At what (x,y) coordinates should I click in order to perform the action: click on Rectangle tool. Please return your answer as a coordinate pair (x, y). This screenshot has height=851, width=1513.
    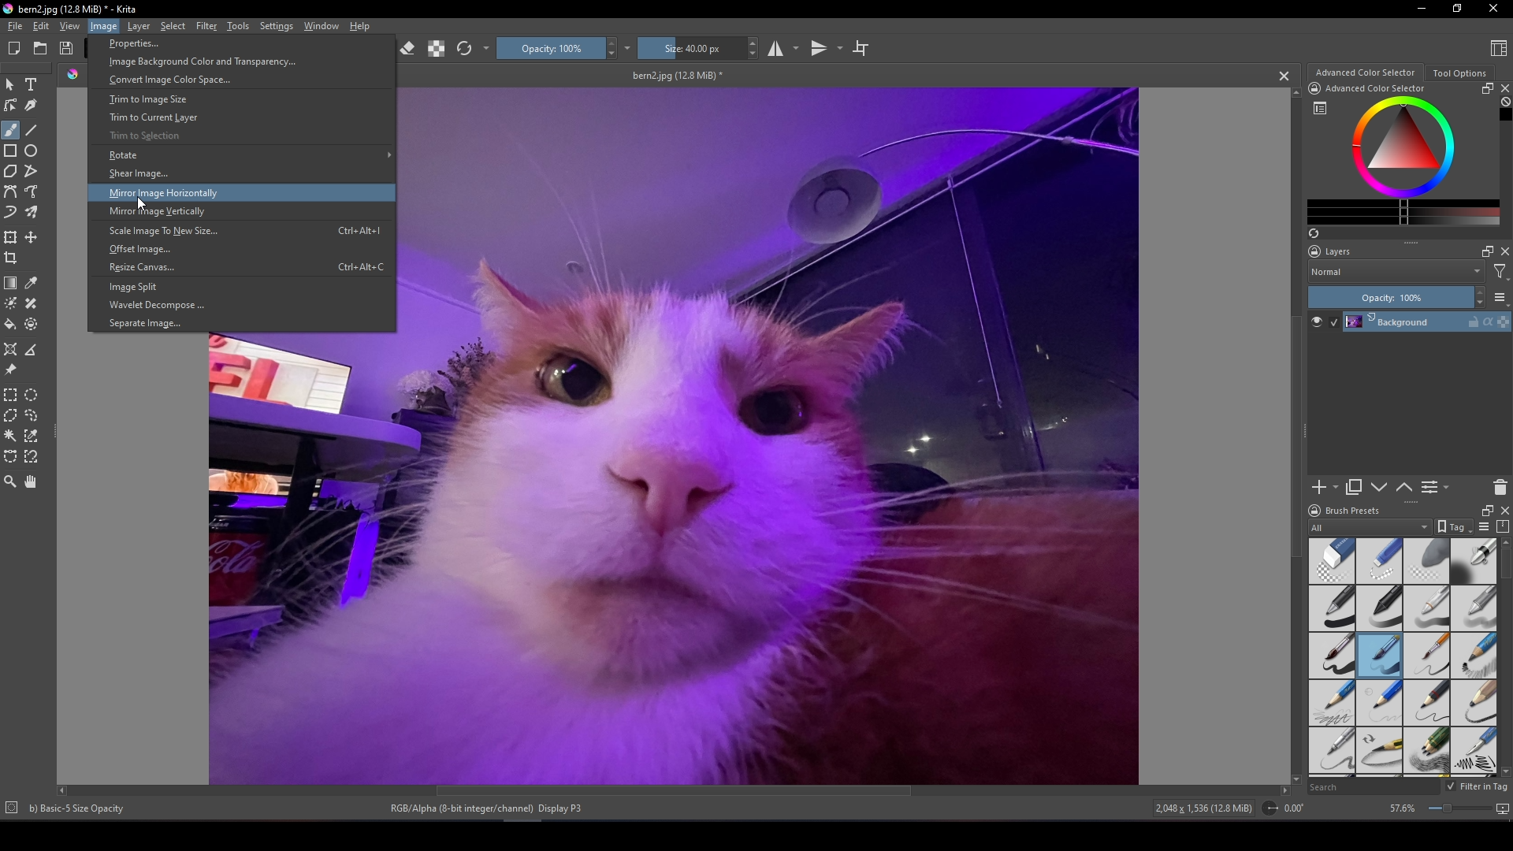
    Looking at the image, I should click on (10, 151).